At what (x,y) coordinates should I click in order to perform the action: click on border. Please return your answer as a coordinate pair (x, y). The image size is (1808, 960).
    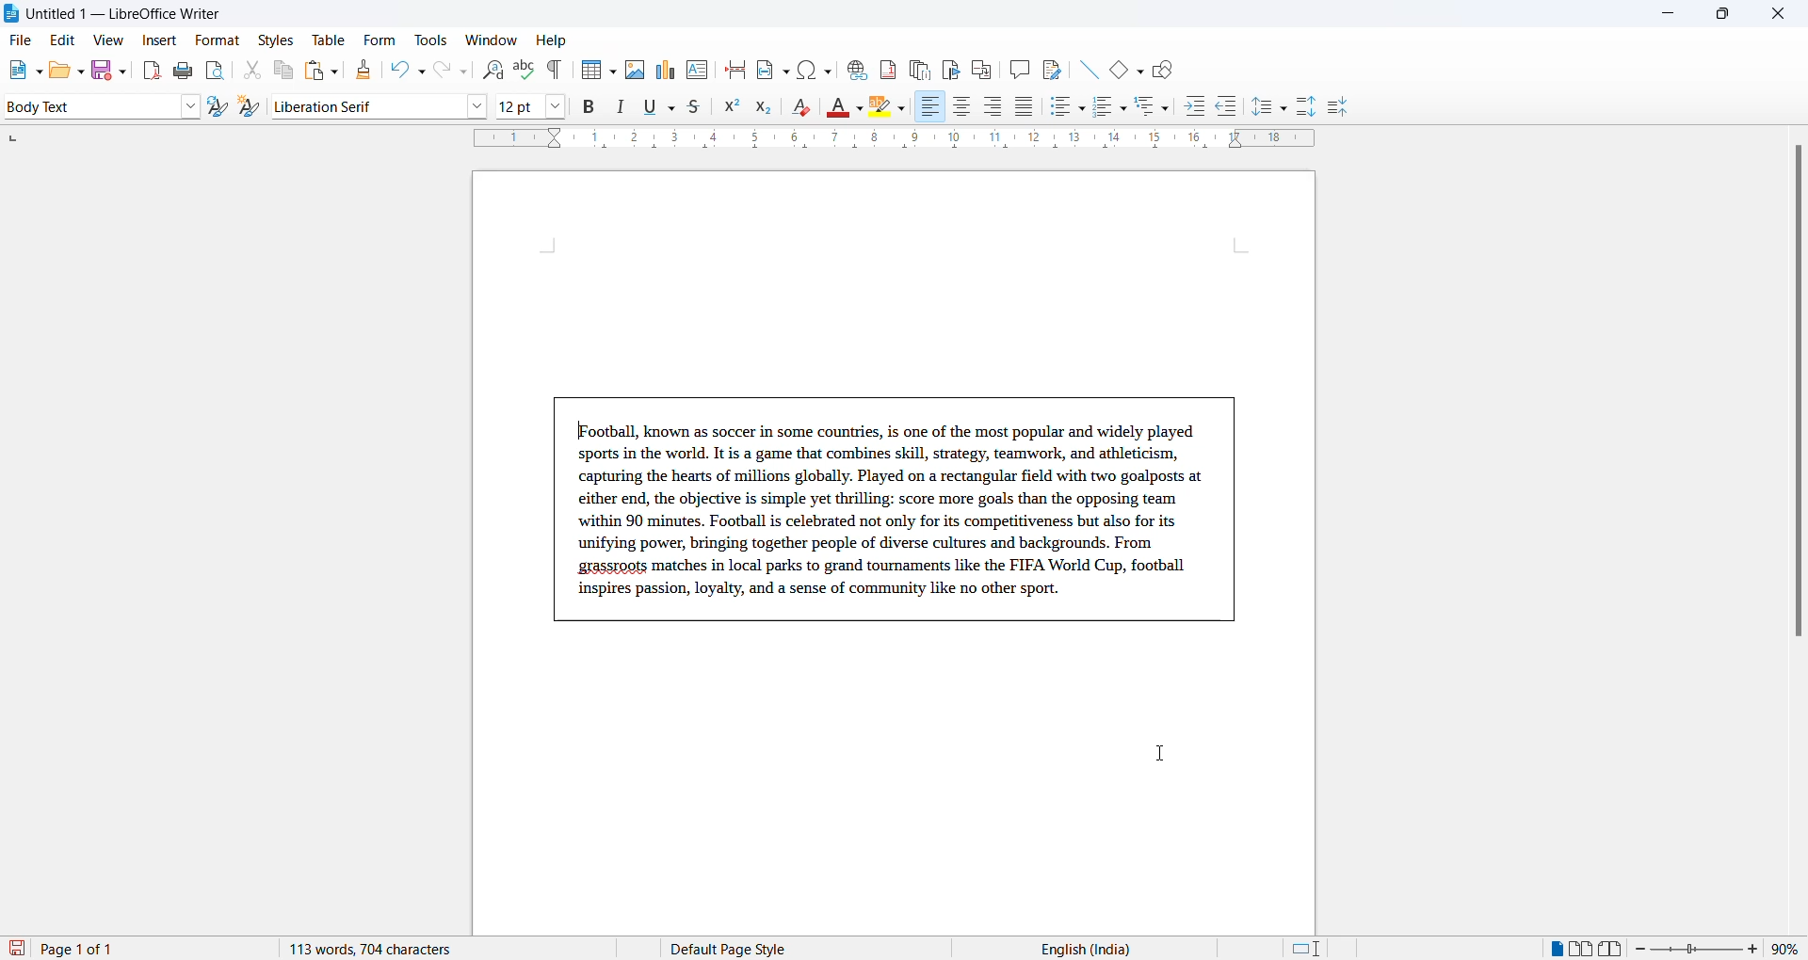
    Looking at the image, I should click on (895, 509).